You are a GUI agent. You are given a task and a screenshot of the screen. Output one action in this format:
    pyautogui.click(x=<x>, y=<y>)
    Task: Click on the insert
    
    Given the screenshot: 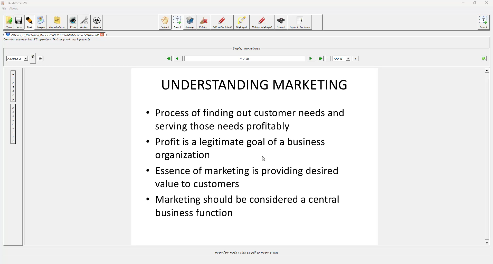 What is the action you would take?
    pyautogui.click(x=484, y=22)
    